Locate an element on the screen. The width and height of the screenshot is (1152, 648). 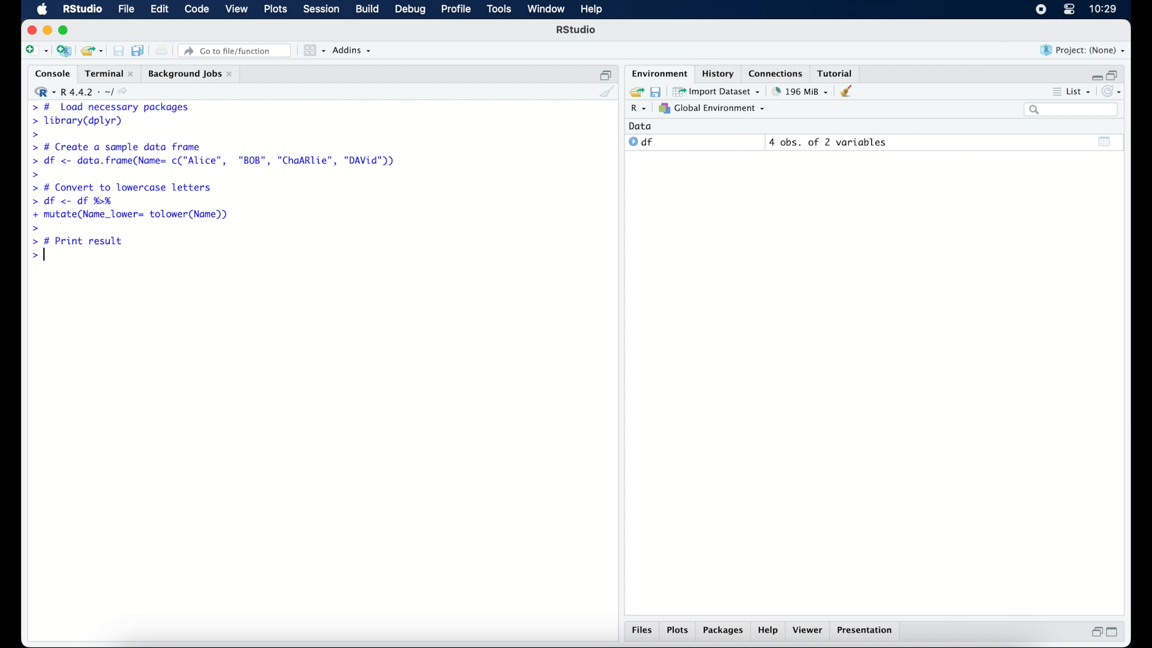
restore down is located at coordinates (606, 74).